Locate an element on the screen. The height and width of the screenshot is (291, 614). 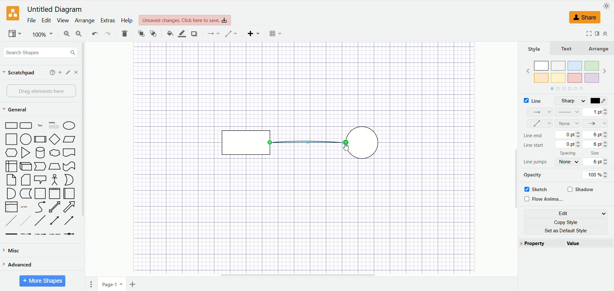
Speech Bubble is located at coordinates (41, 180).